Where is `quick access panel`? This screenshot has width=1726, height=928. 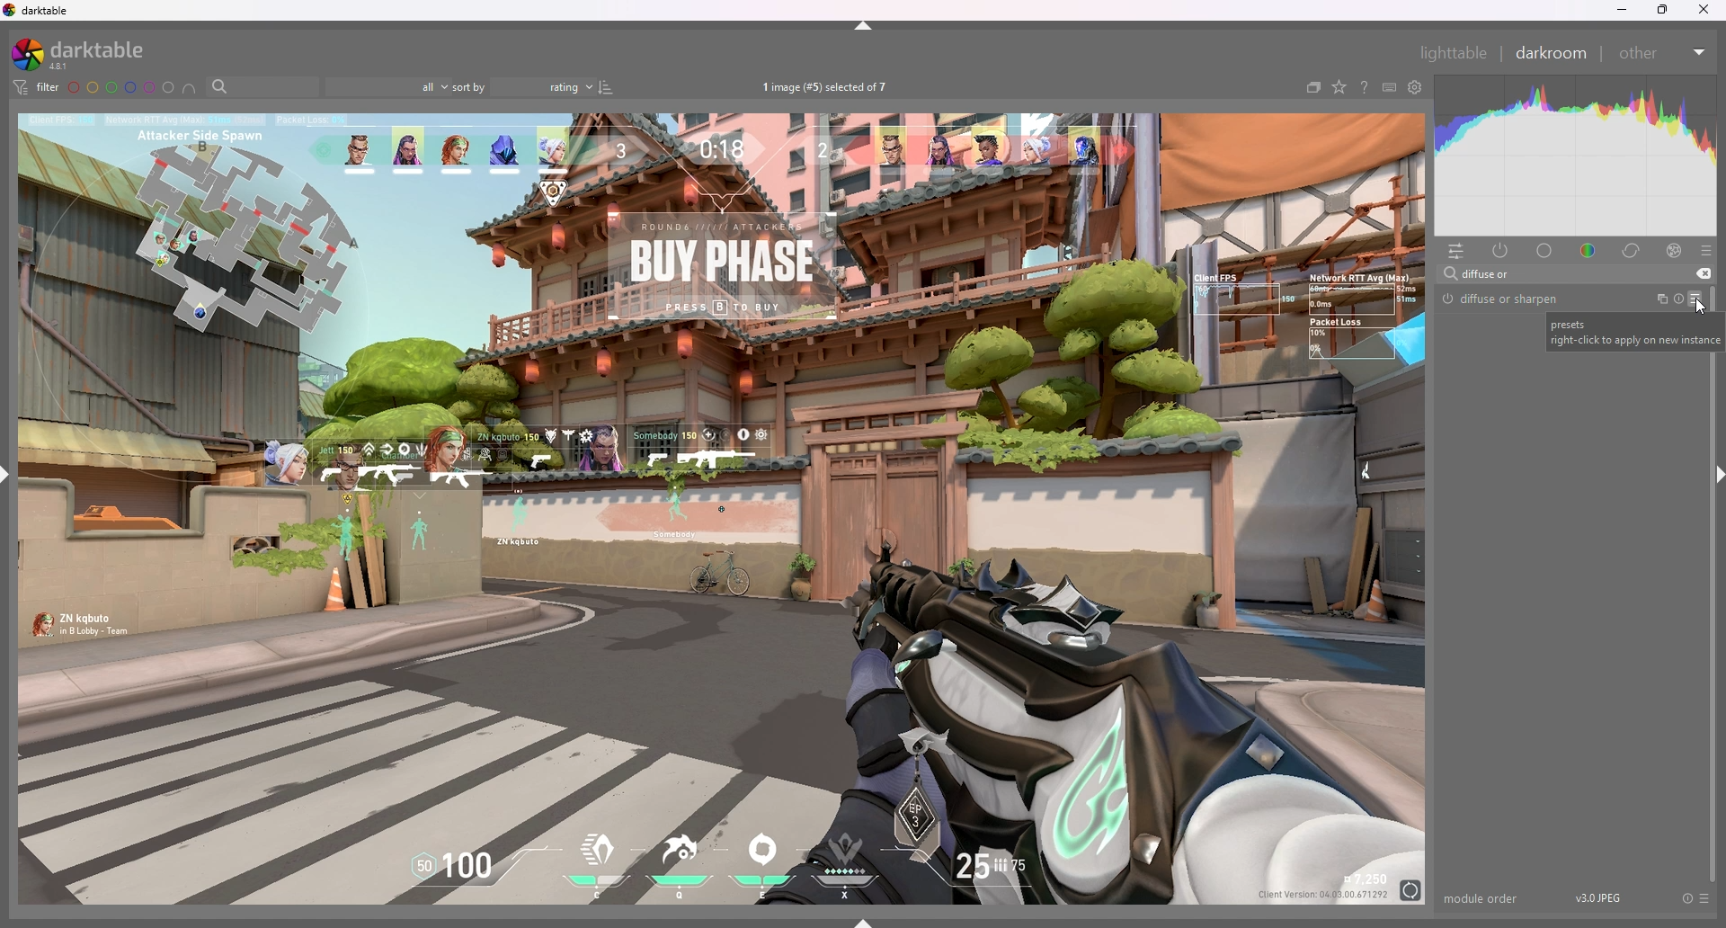
quick access panel is located at coordinates (1456, 251).